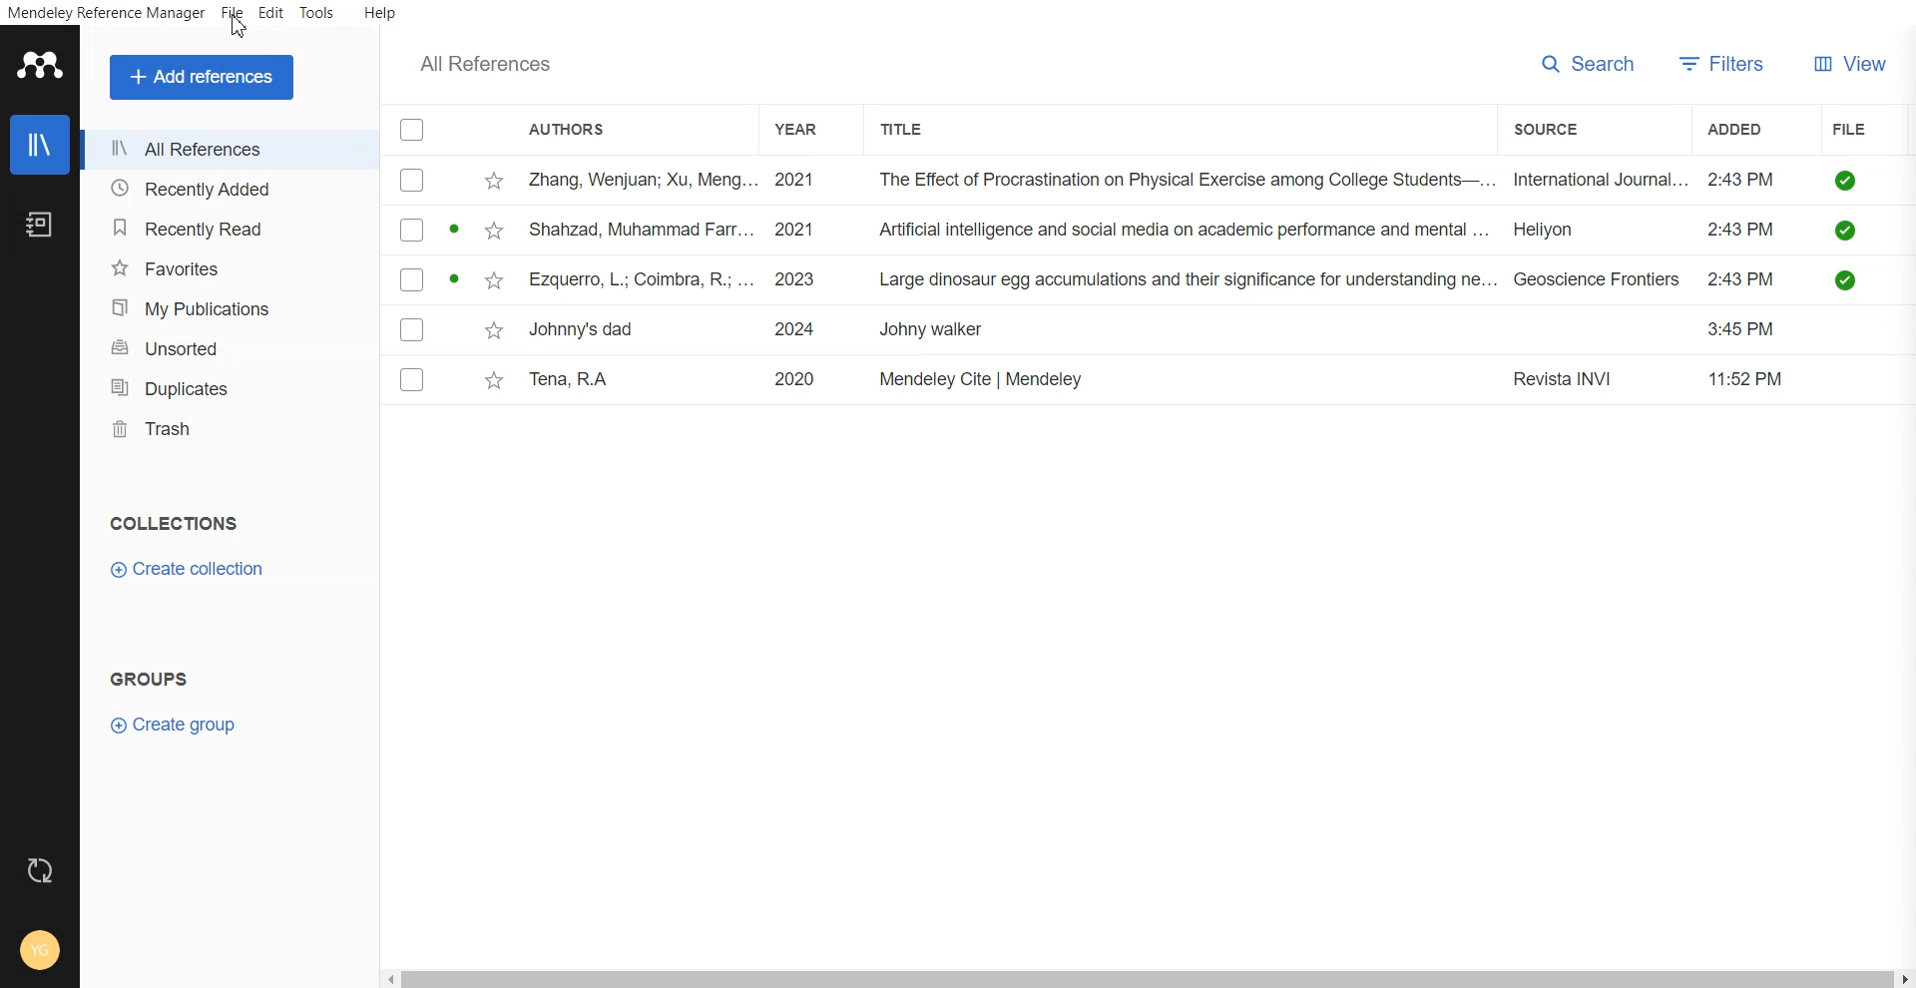 This screenshot has width=1916, height=988. What do you see at coordinates (1744, 279) in the screenshot?
I see `2:43PM` at bounding box center [1744, 279].